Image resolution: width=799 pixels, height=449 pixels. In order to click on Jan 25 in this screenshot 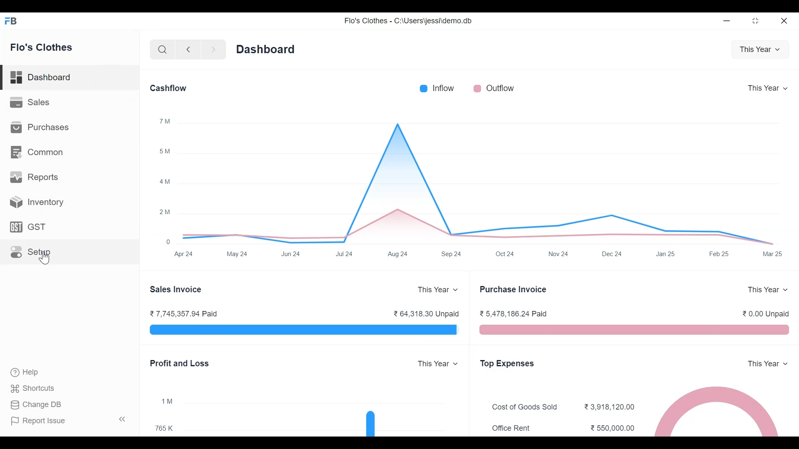, I will do `click(668, 253)`.